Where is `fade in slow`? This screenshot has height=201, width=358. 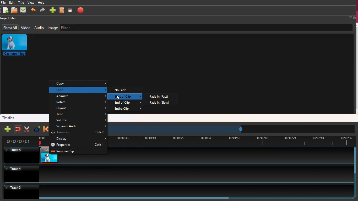 fade in slow is located at coordinates (162, 103).